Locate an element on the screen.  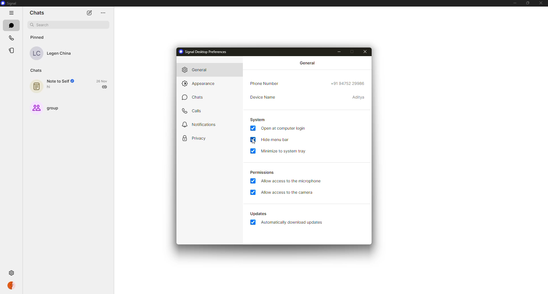
chats is located at coordinates (37, 70).